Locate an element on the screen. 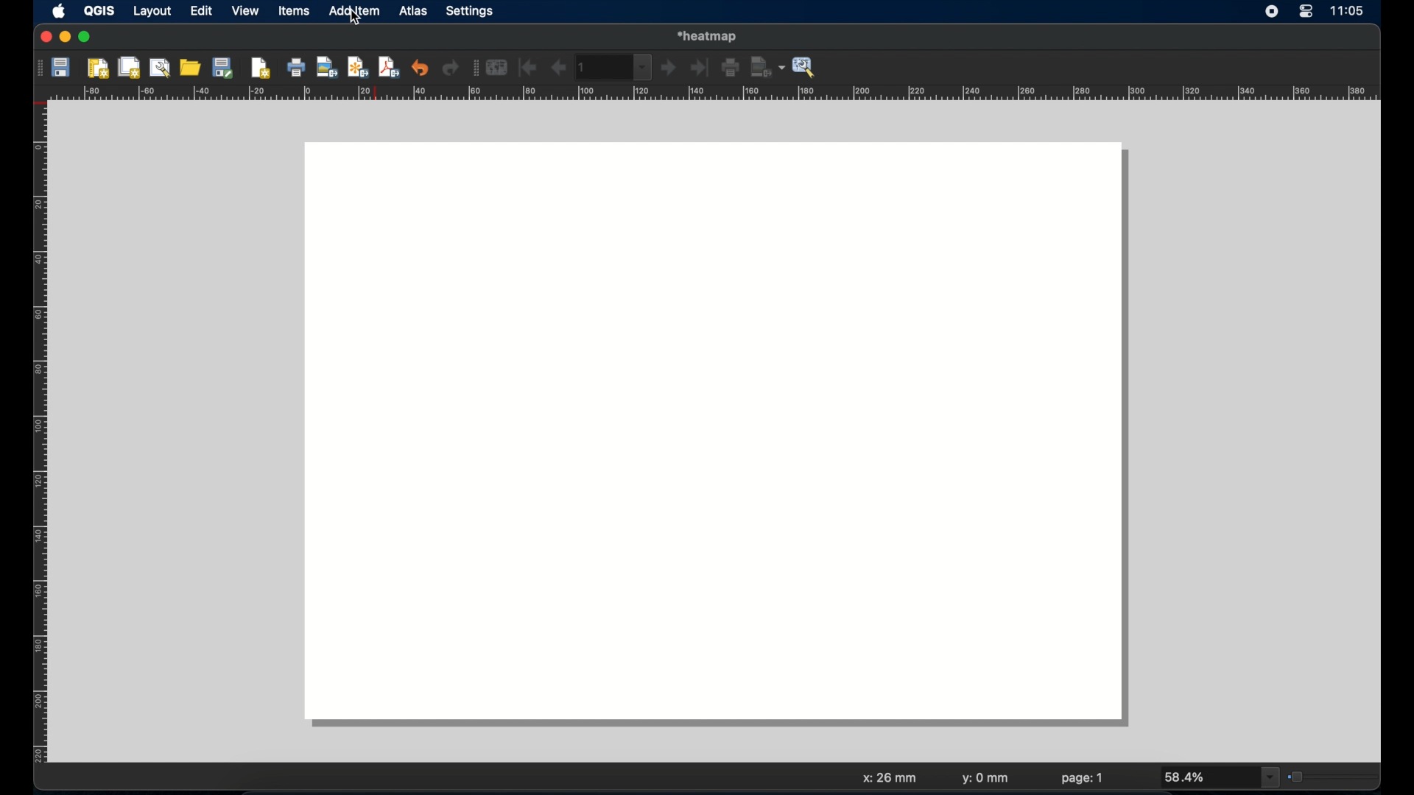  margin is located at coordinates (717, 94).